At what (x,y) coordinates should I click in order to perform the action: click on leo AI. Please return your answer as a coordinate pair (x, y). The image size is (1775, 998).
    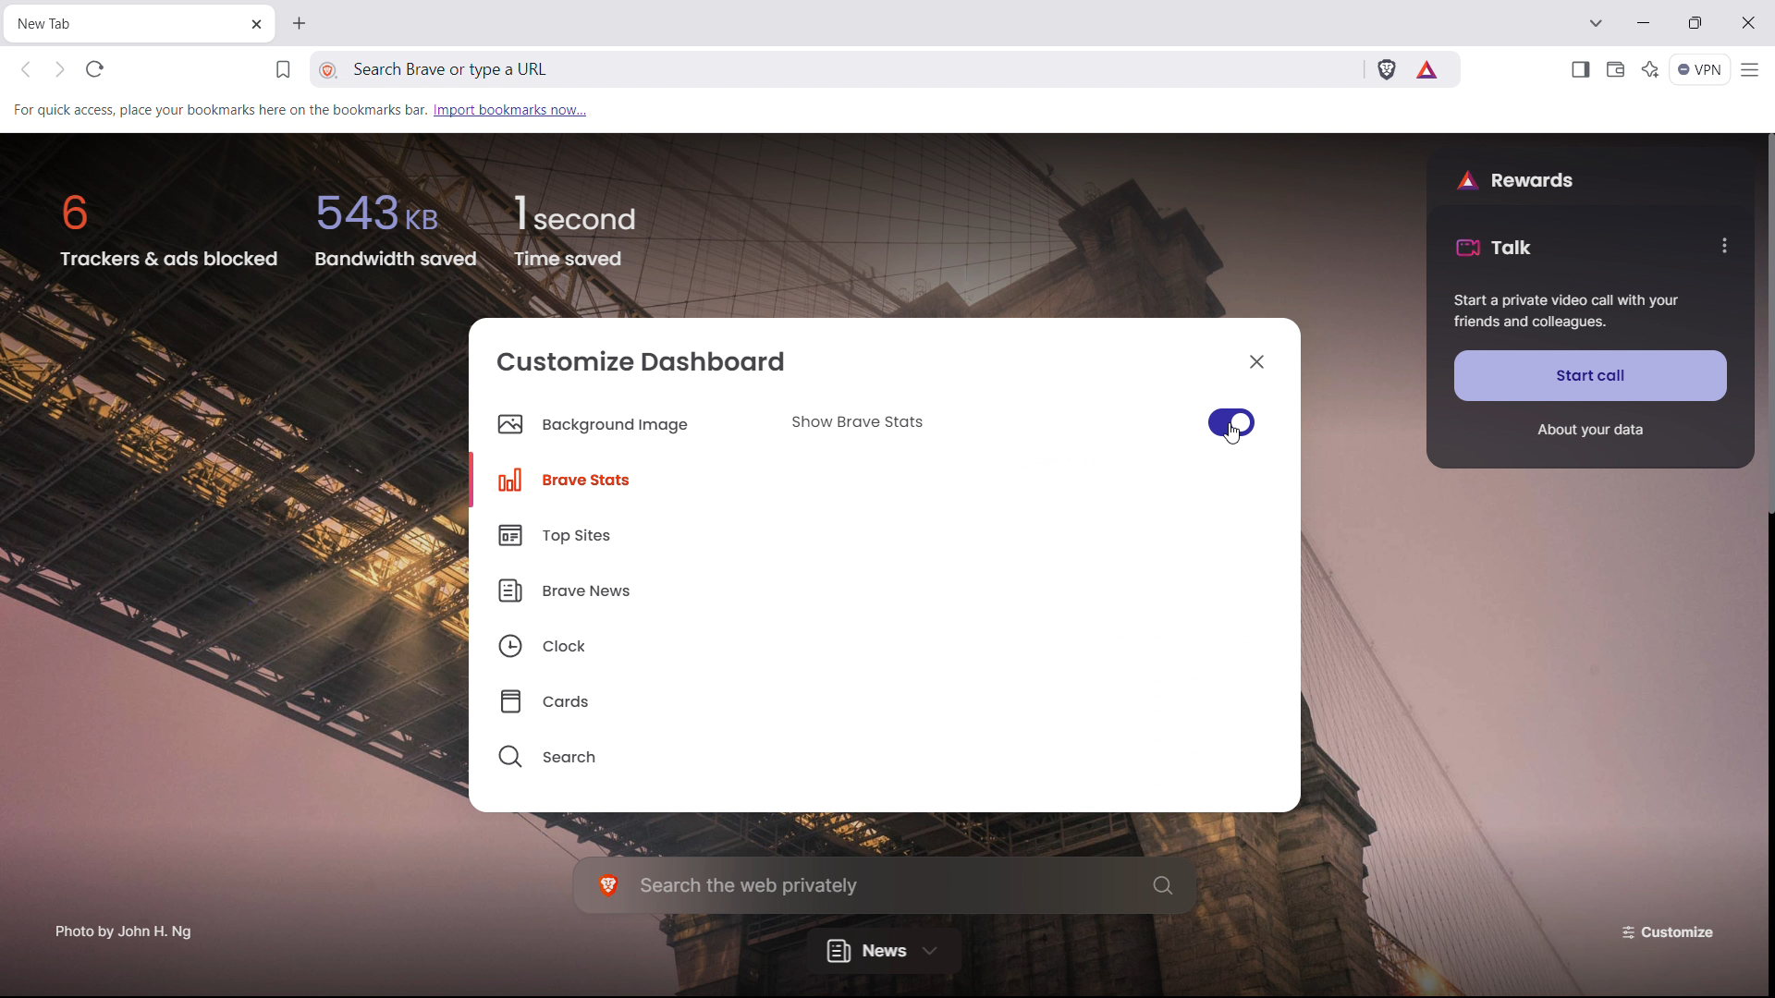
    Looking at the image, I should click on (1651, 69).